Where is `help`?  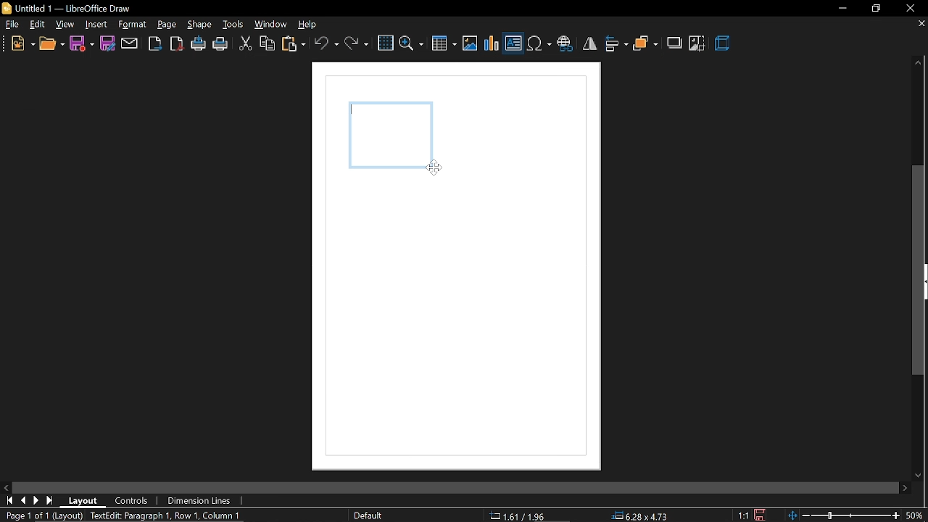 help is located at coordinates (311, 25).